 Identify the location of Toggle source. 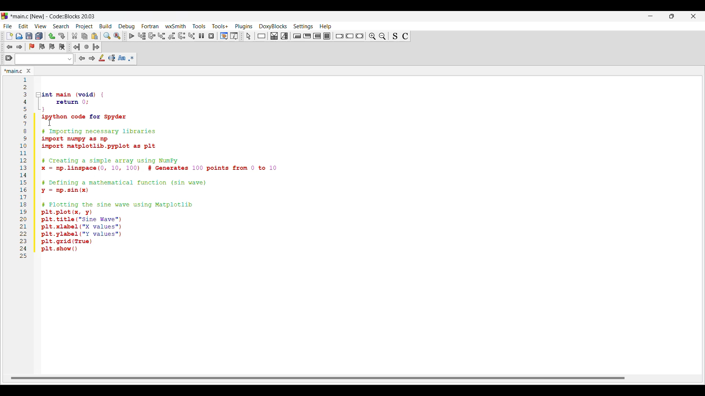
(395, 36).